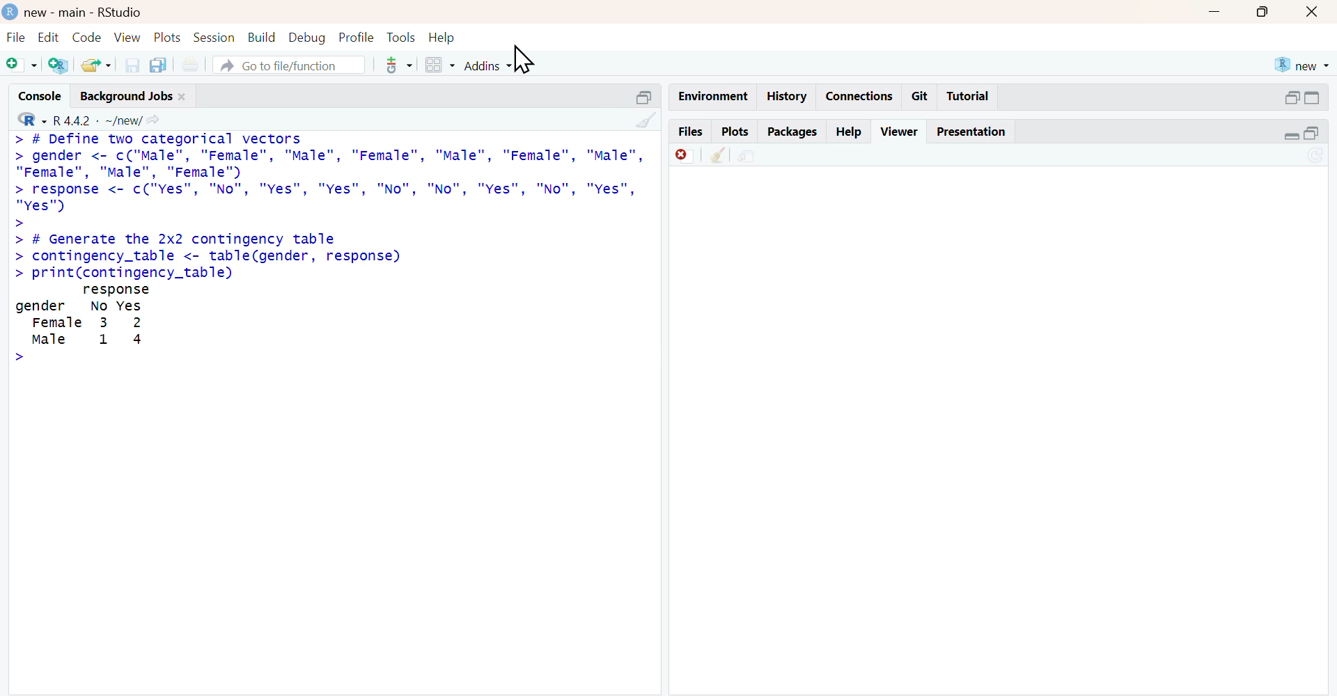  Describe the element at coordinates (643, 98) in the screenshot. I see `open in separate window` at that location.